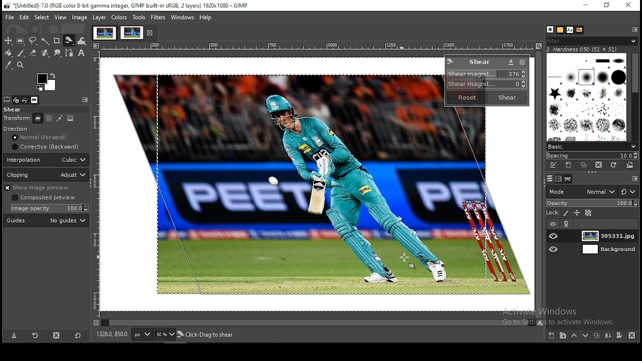 The height and width of the screenshot is (361, 642). Describe the element at coordinates (183, 18) in the screenshot. I see `windows` at that location.